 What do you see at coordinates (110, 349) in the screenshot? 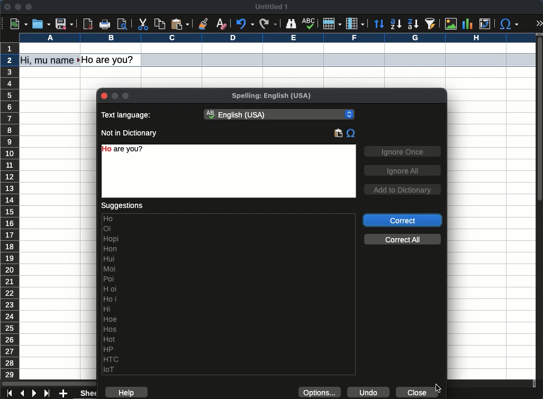
I see `HP` at bounding box center [110, 349].